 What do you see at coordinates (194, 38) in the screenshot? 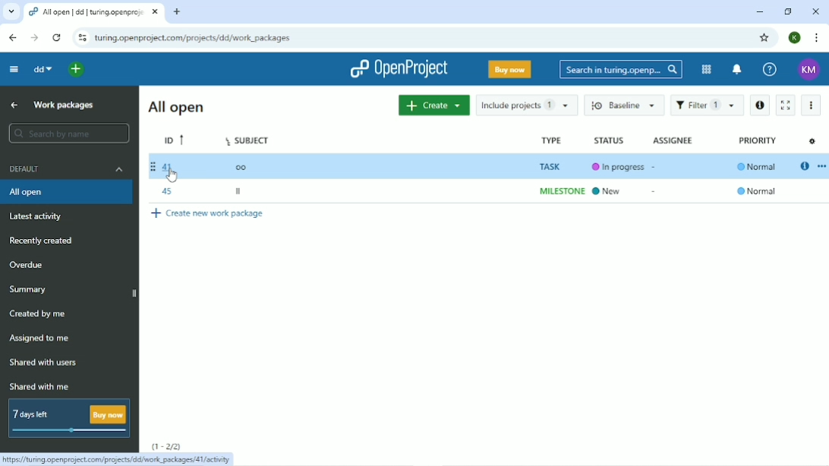
I see `Site` at bounding box center [194, 38].